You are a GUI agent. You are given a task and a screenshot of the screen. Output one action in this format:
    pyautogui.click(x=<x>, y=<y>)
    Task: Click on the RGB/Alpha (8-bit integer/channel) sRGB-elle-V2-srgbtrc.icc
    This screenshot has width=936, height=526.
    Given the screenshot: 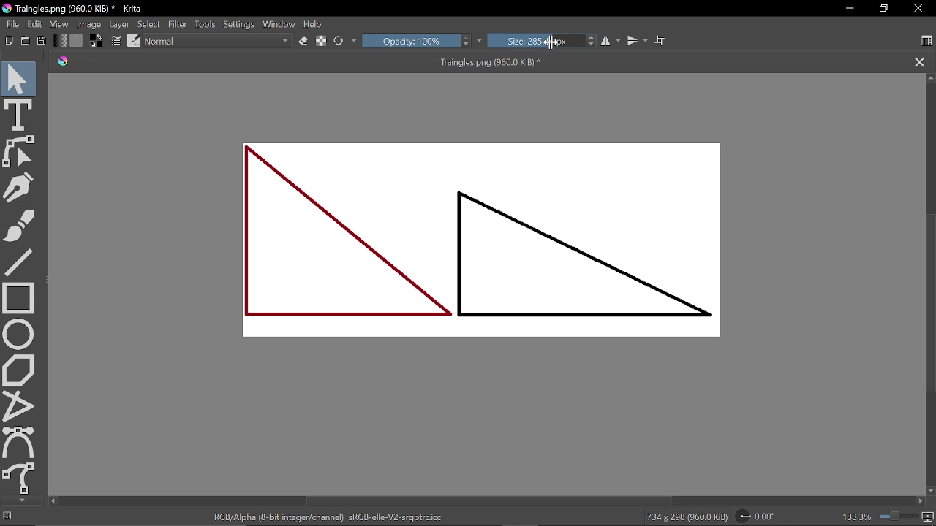 What is the action you would take?
    pyautogui.click(x=325, y=516)
    